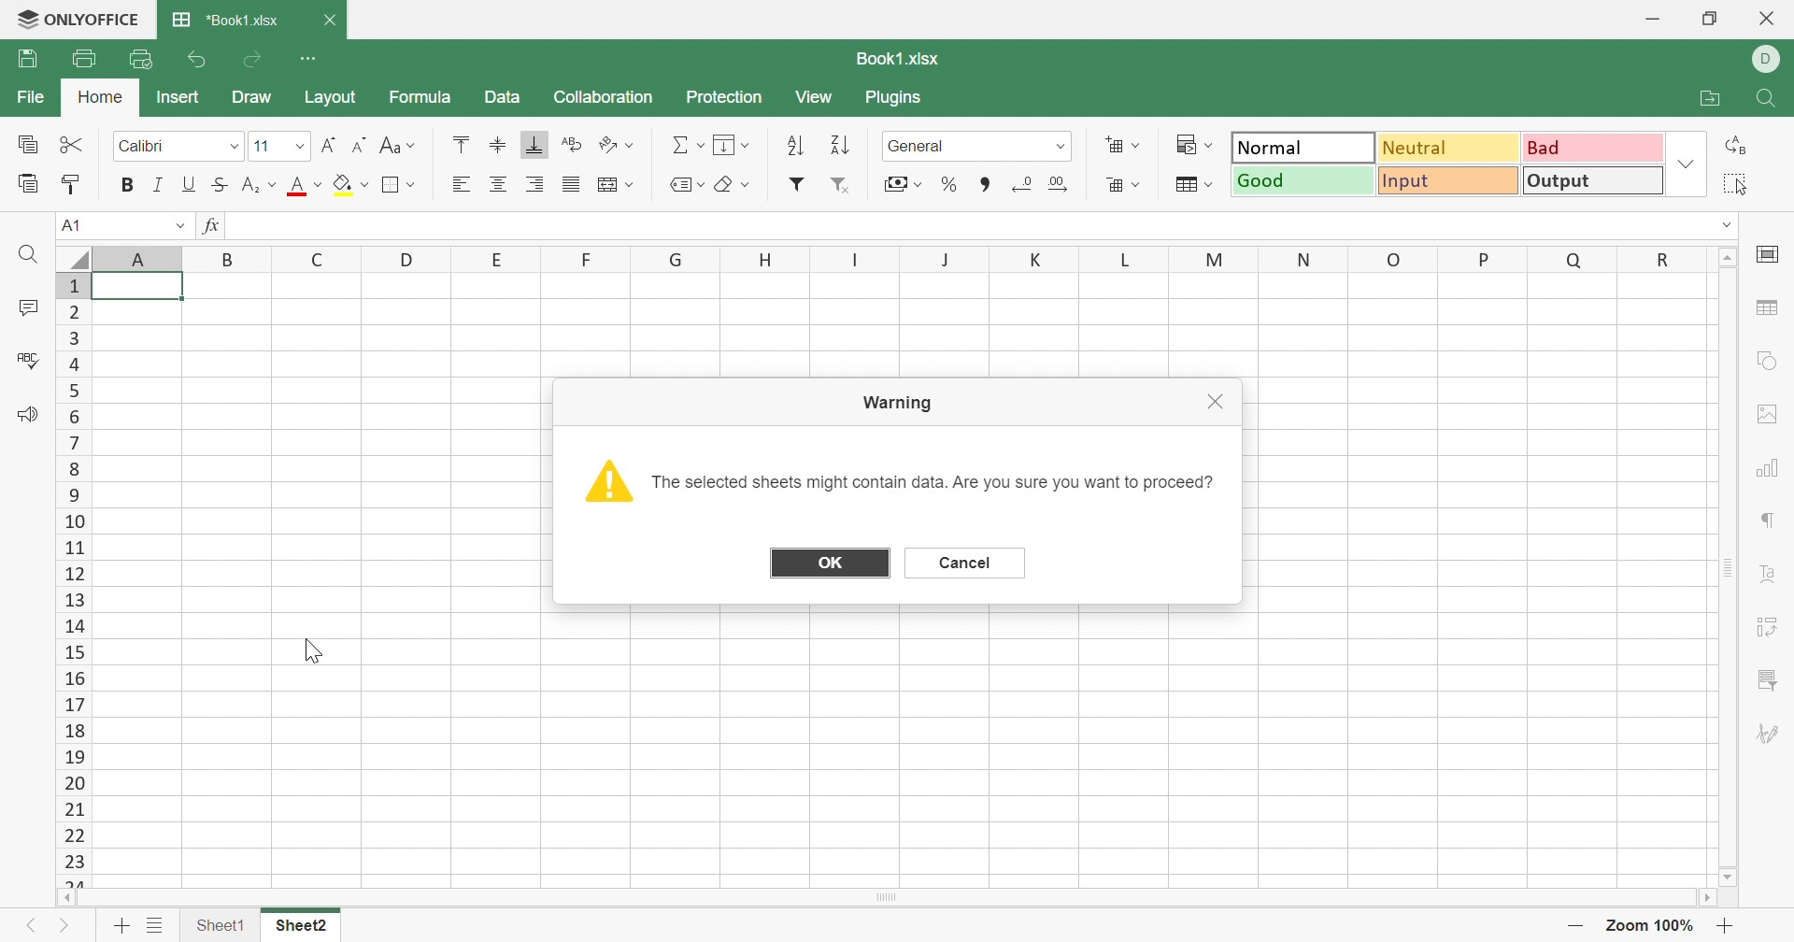 The height and width of the screenshot is (942, 1794). Describe the element at coordinates (748, 145) in the screenshot. I see `Drop Down` at that location.